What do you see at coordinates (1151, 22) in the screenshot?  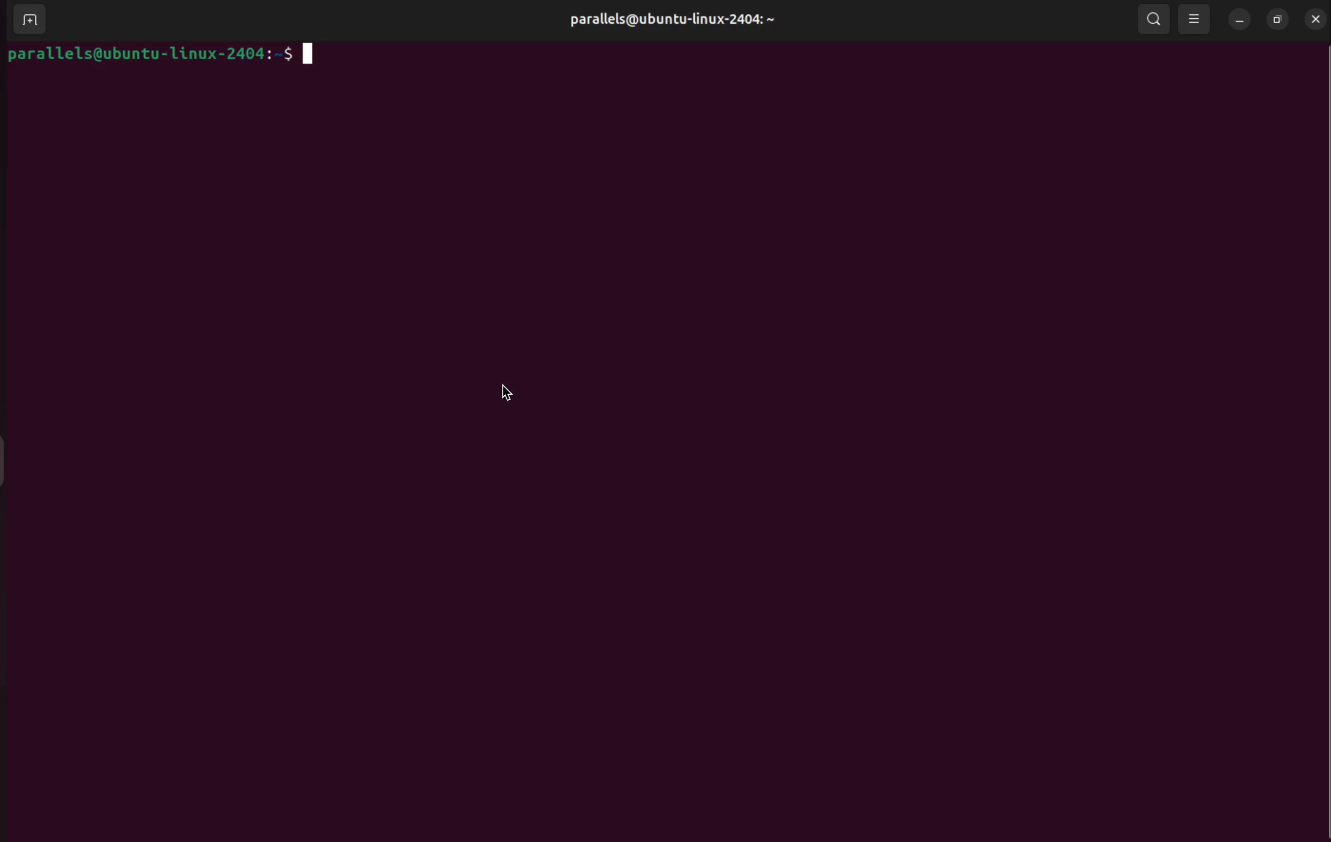 I see `search` at bounding box center [1151, 22].